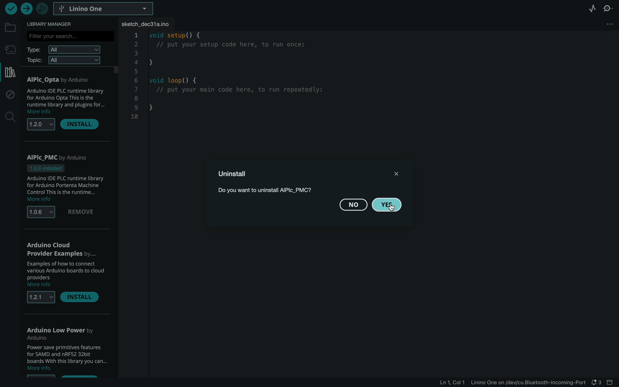  Describe the element at coordinates (64, 49) in the screenshot. I see `type filter` at that location.